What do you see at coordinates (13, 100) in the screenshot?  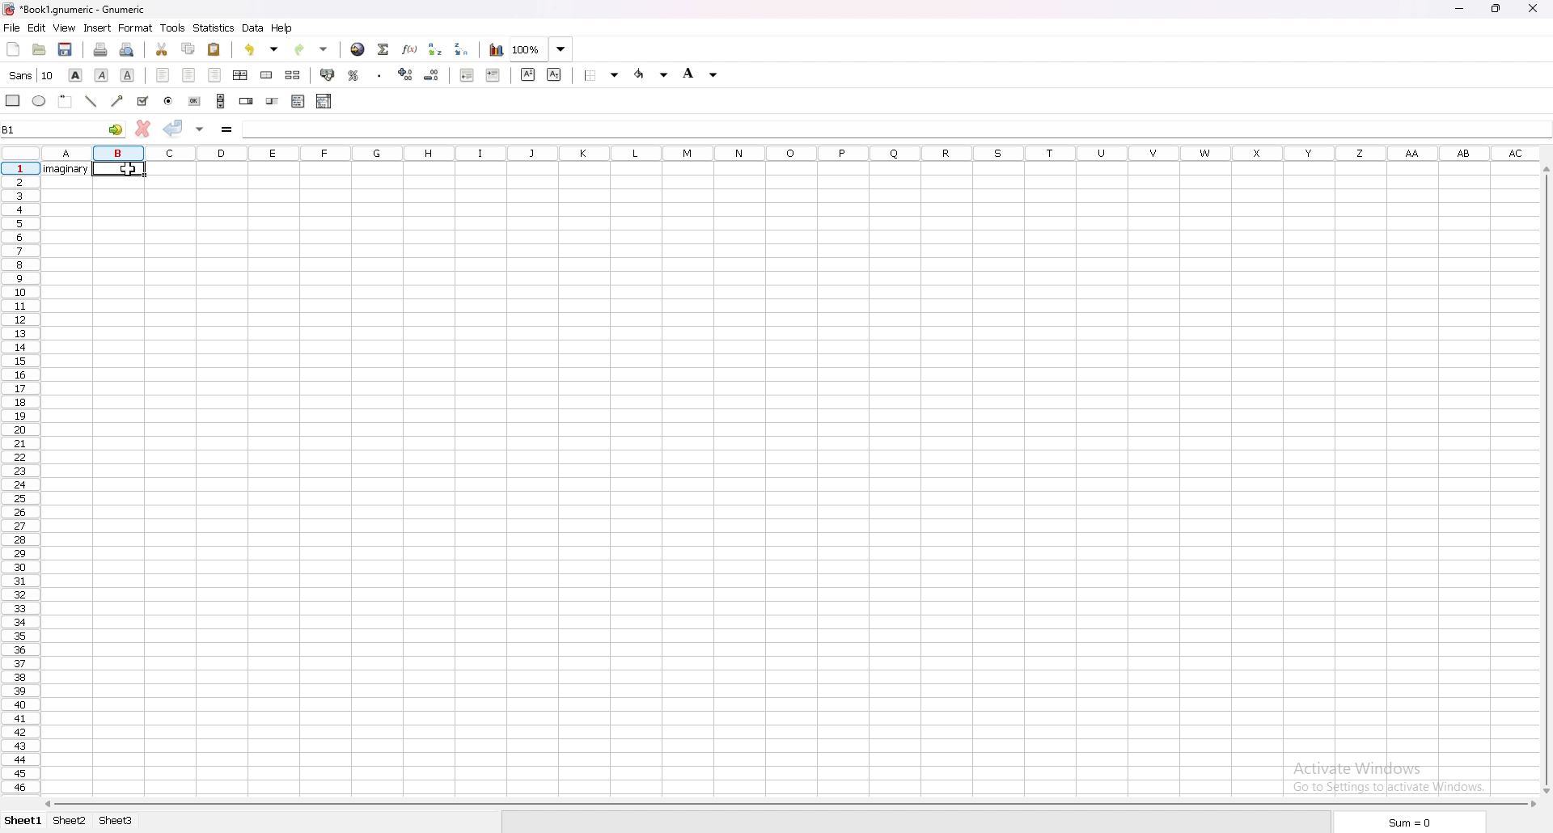 I see `rectangle` at bounding box center [13, 100].